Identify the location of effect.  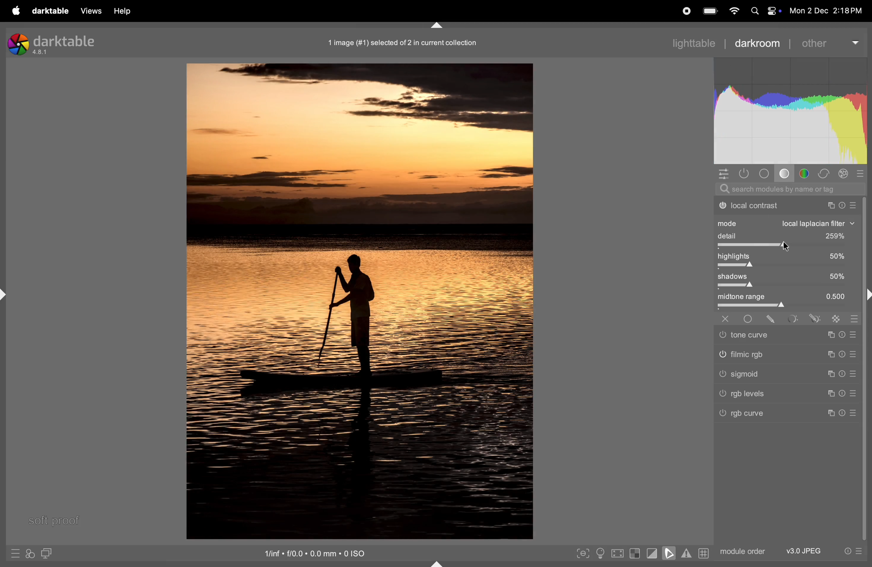
(844, 173).